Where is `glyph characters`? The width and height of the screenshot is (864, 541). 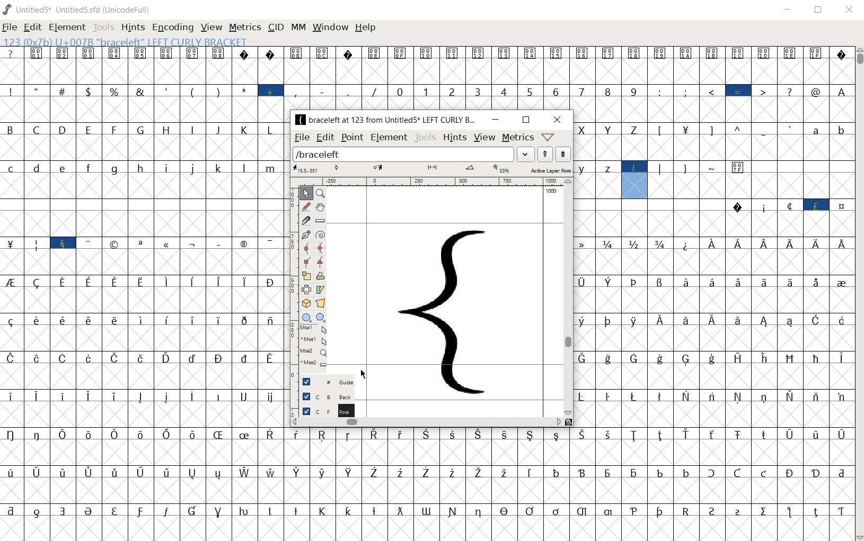 glyph characters is located at coordinates (568, 484).